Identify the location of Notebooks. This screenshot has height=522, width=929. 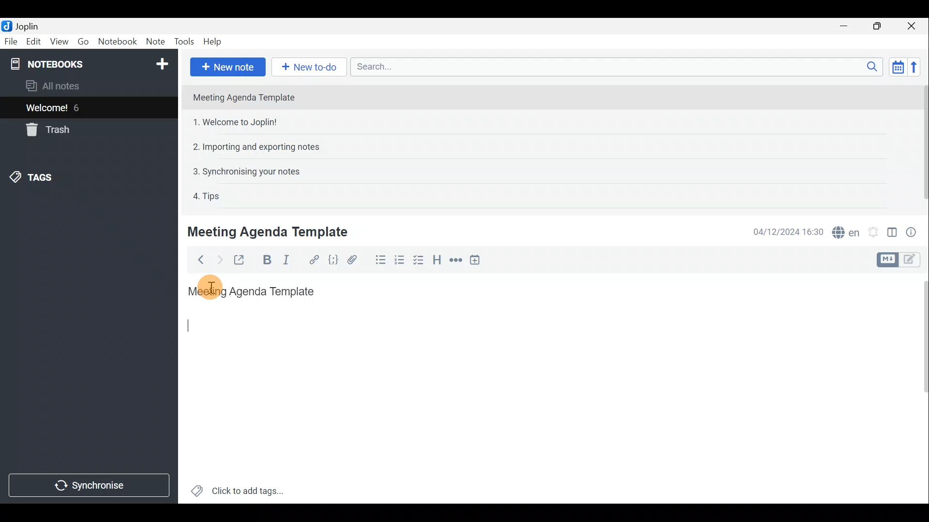
(90, 63).